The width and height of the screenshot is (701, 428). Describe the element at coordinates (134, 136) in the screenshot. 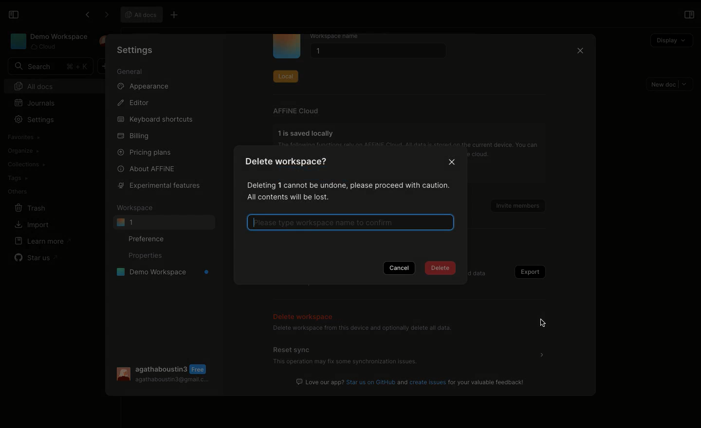

I see `Billing` at that location.